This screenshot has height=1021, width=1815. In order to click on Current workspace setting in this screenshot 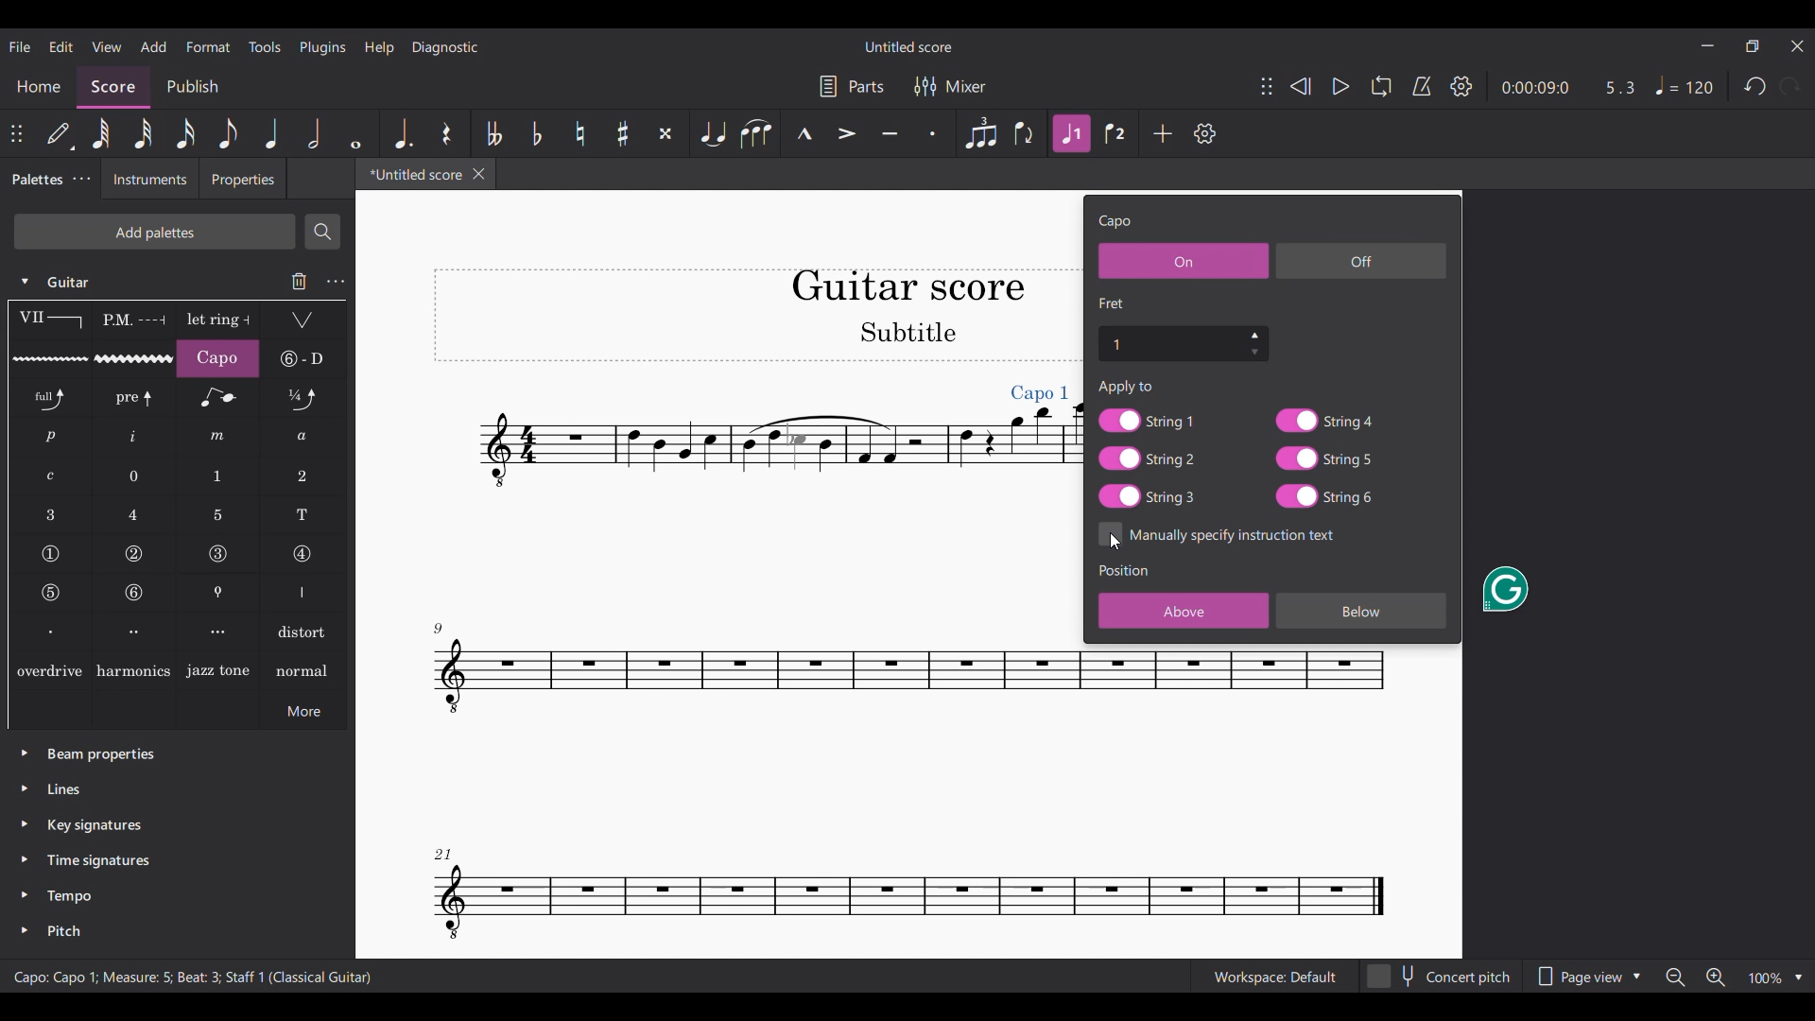, I will do `click(1274, 977)`.